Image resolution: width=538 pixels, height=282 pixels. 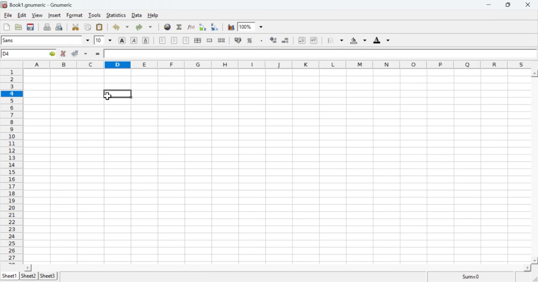 What do you see at coordinates (204, 27) in the screenshot?
I see `Sort ascending` at bounding box center [204, 27].